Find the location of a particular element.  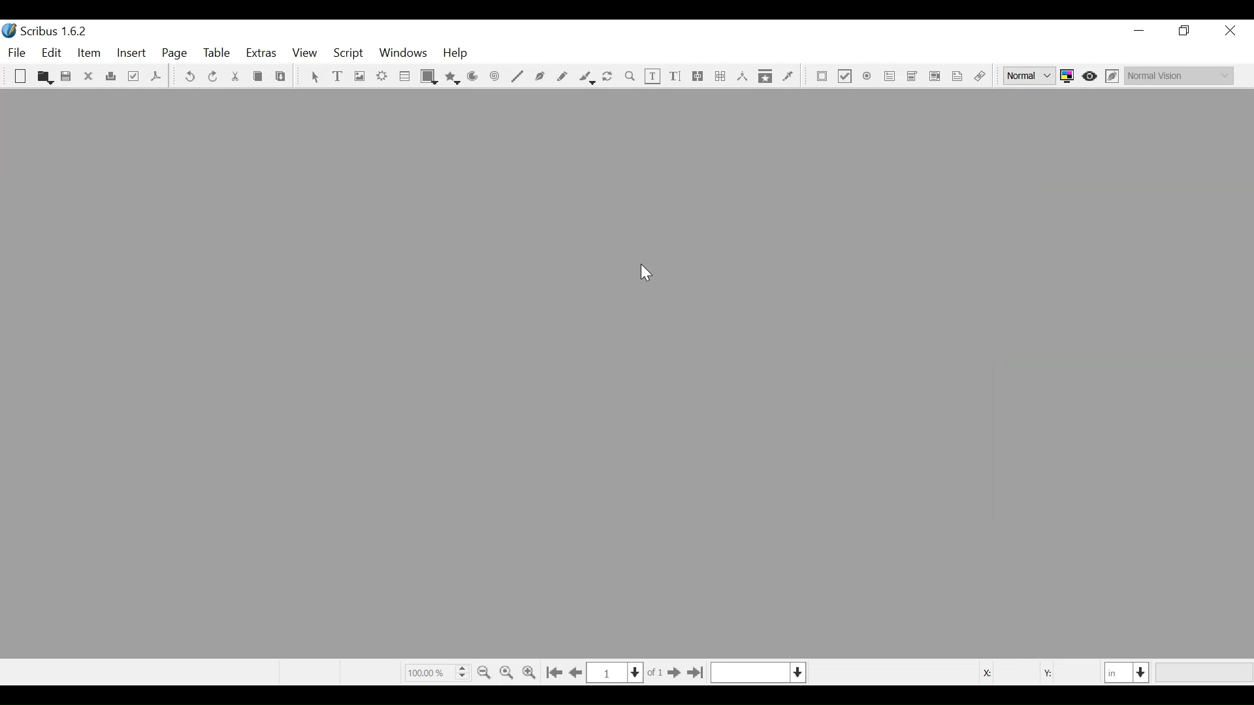

Paste is located at coordinates (281, 78).